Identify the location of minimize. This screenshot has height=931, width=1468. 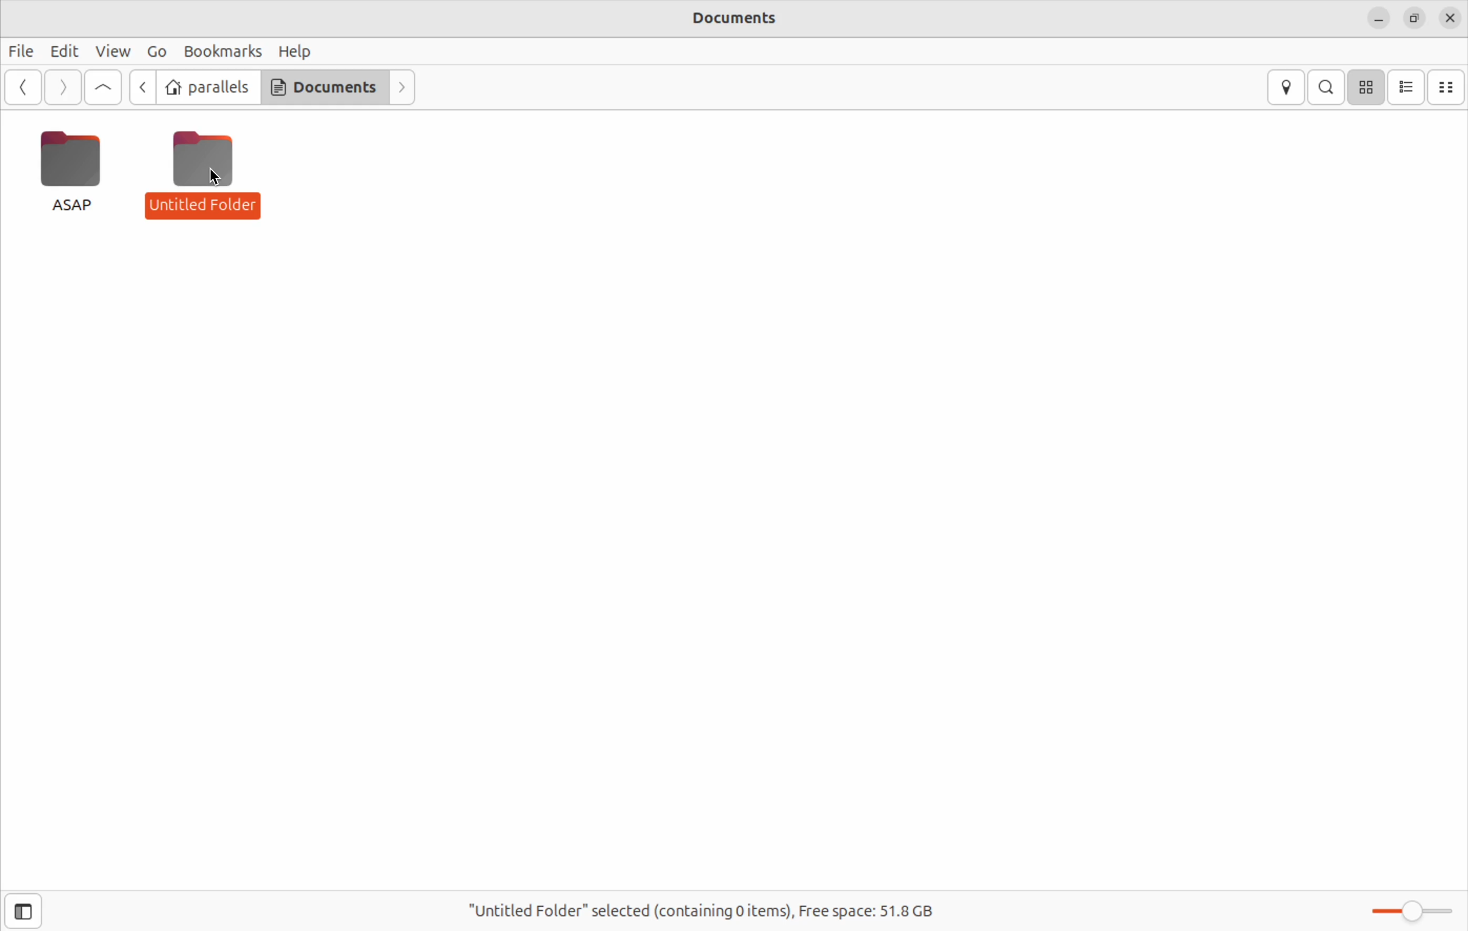
(1378, 19).